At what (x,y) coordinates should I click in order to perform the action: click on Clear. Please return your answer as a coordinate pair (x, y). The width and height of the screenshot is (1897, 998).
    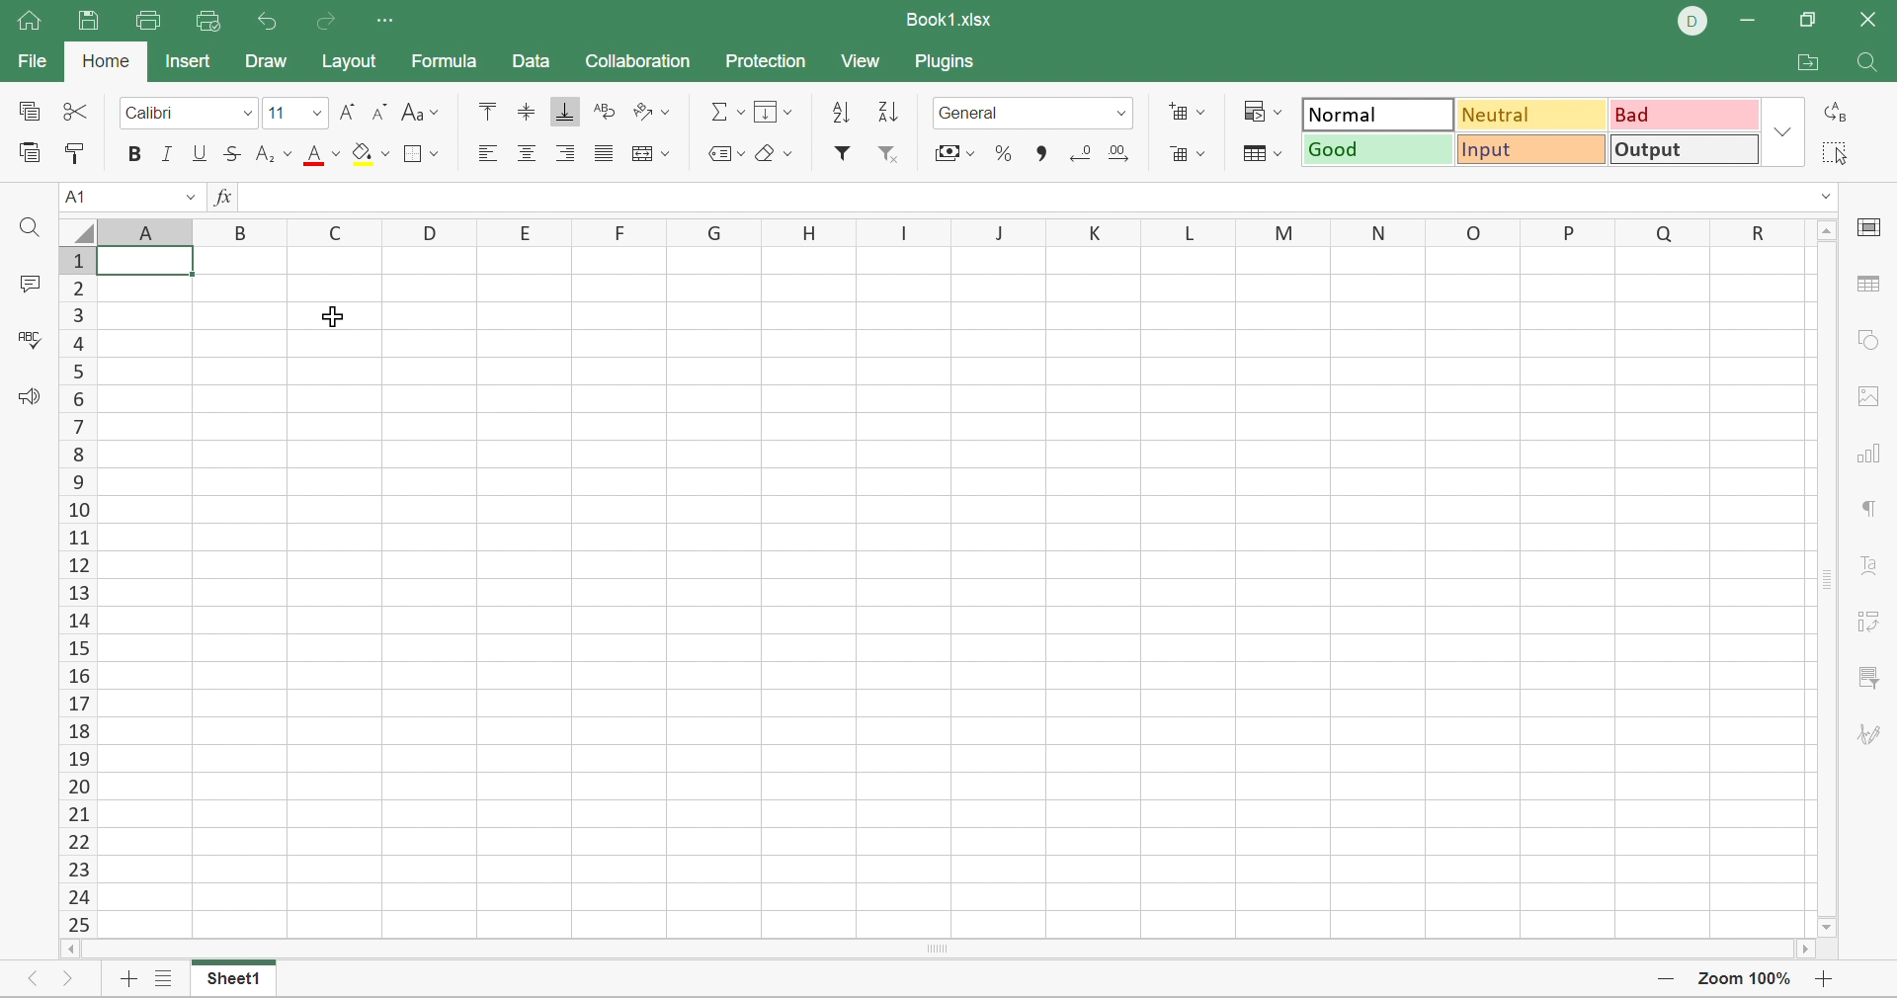
    Looking at the image, I should click on (772, 154).